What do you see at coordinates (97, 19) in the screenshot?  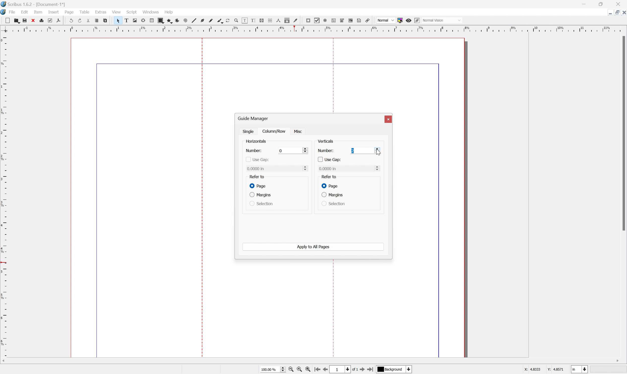 I see `copy` at bounding box center [97, 19].